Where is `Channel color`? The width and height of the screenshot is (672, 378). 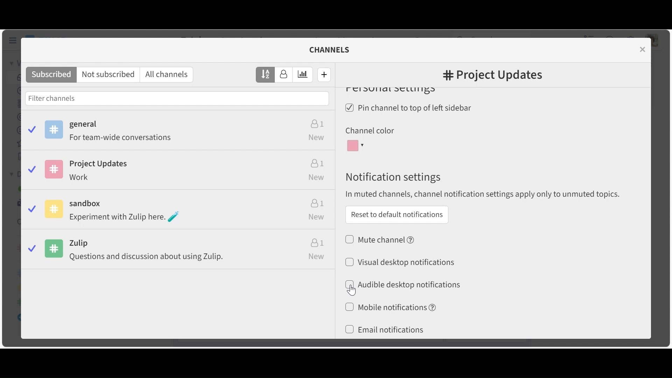
Channel color is located at coordinates (369, 131).